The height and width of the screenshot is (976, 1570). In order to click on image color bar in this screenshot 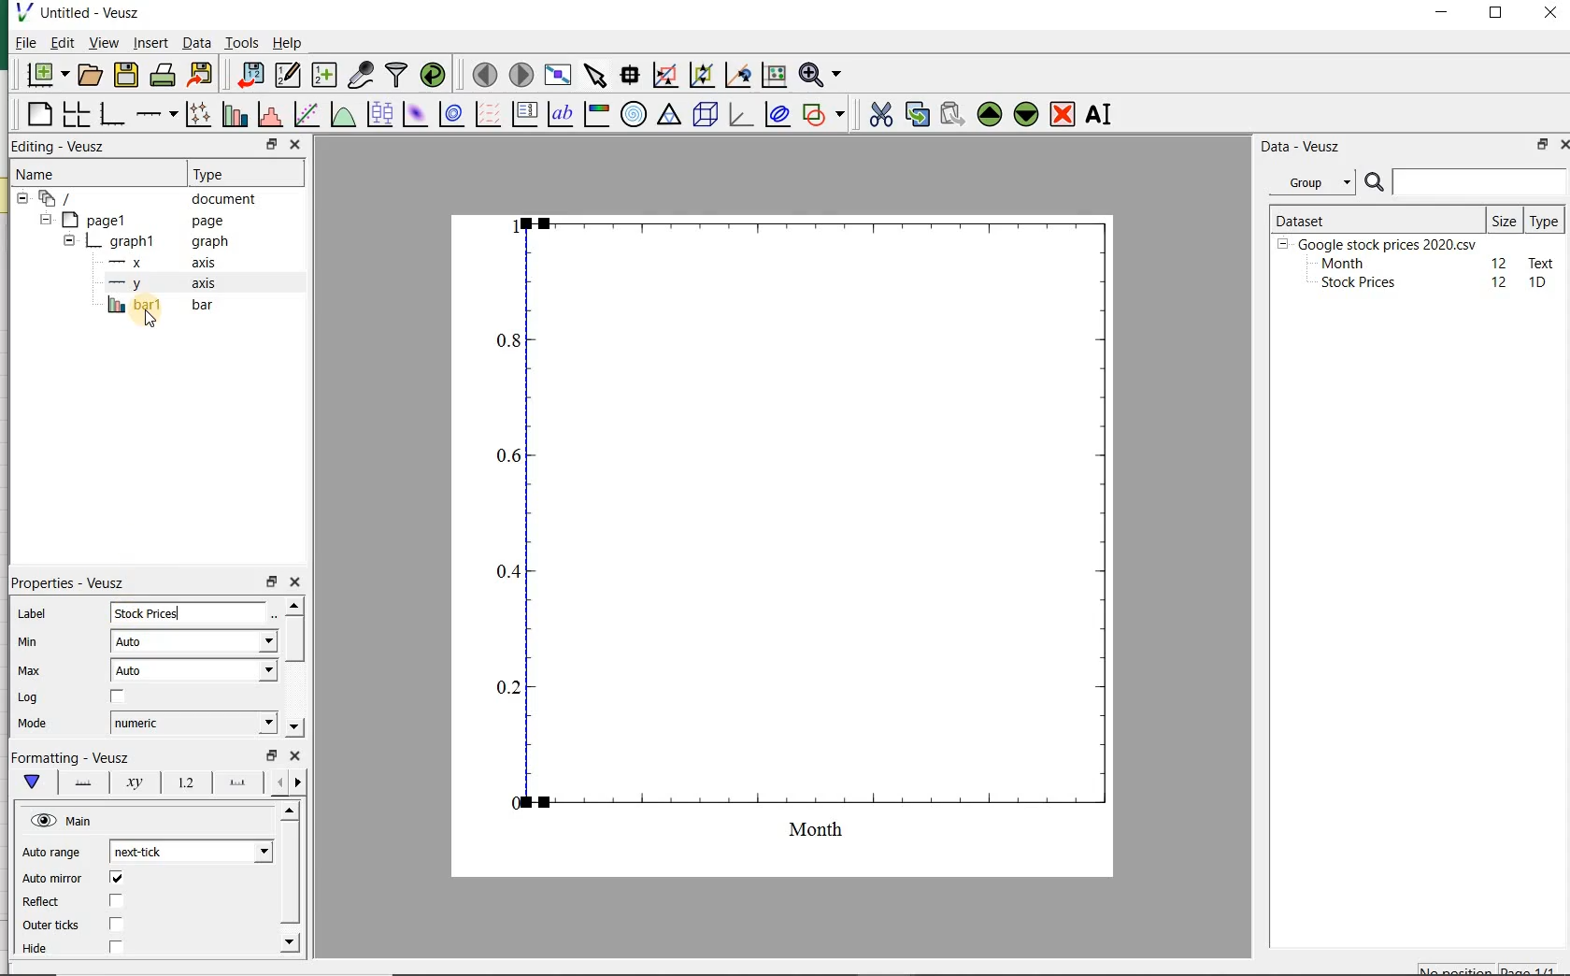, I will do `click(594, 114)`.